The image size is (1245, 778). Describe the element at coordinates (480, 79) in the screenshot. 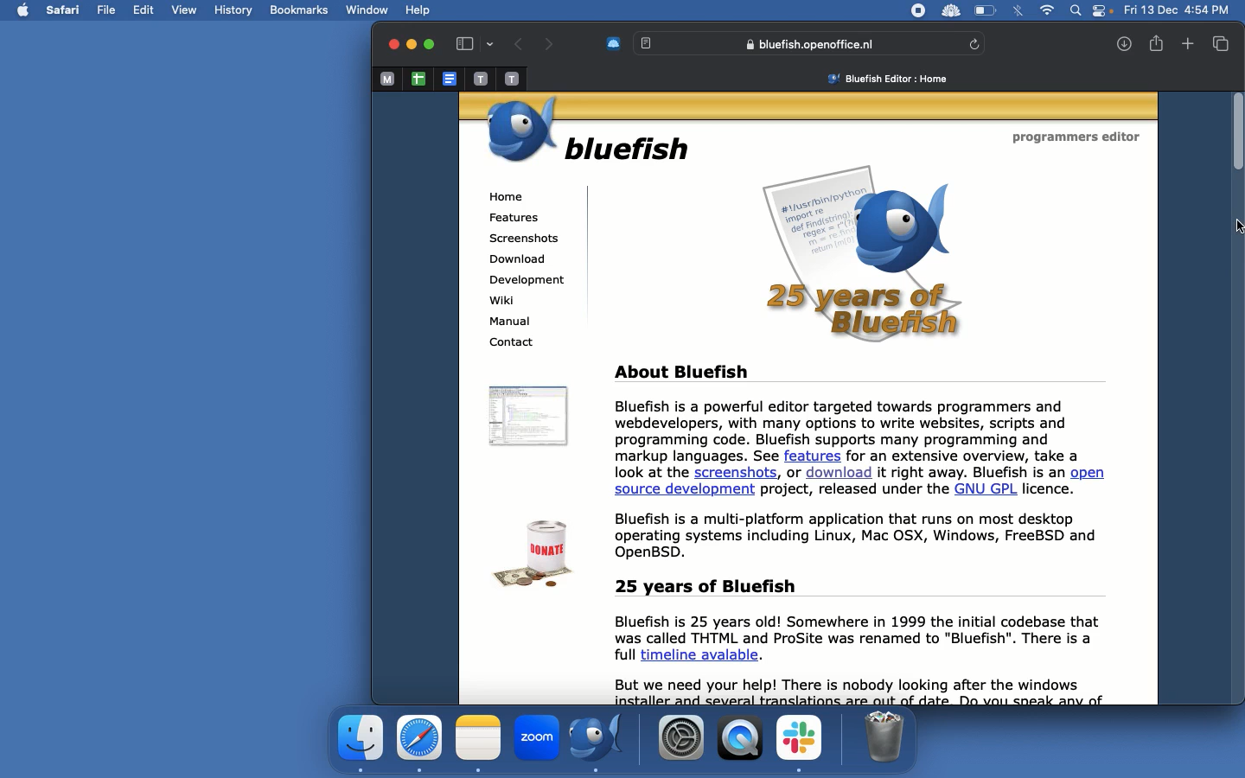

I see `Pinned tab` at that location.